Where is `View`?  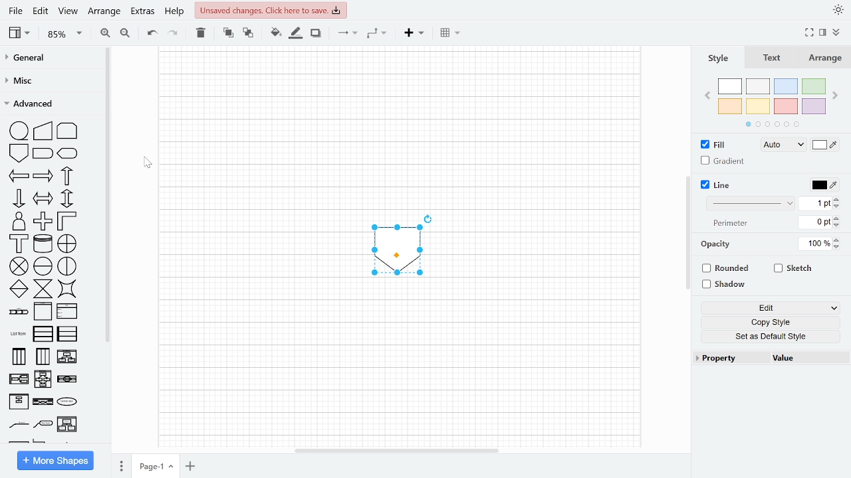 View is located at coordinates (68, 11).